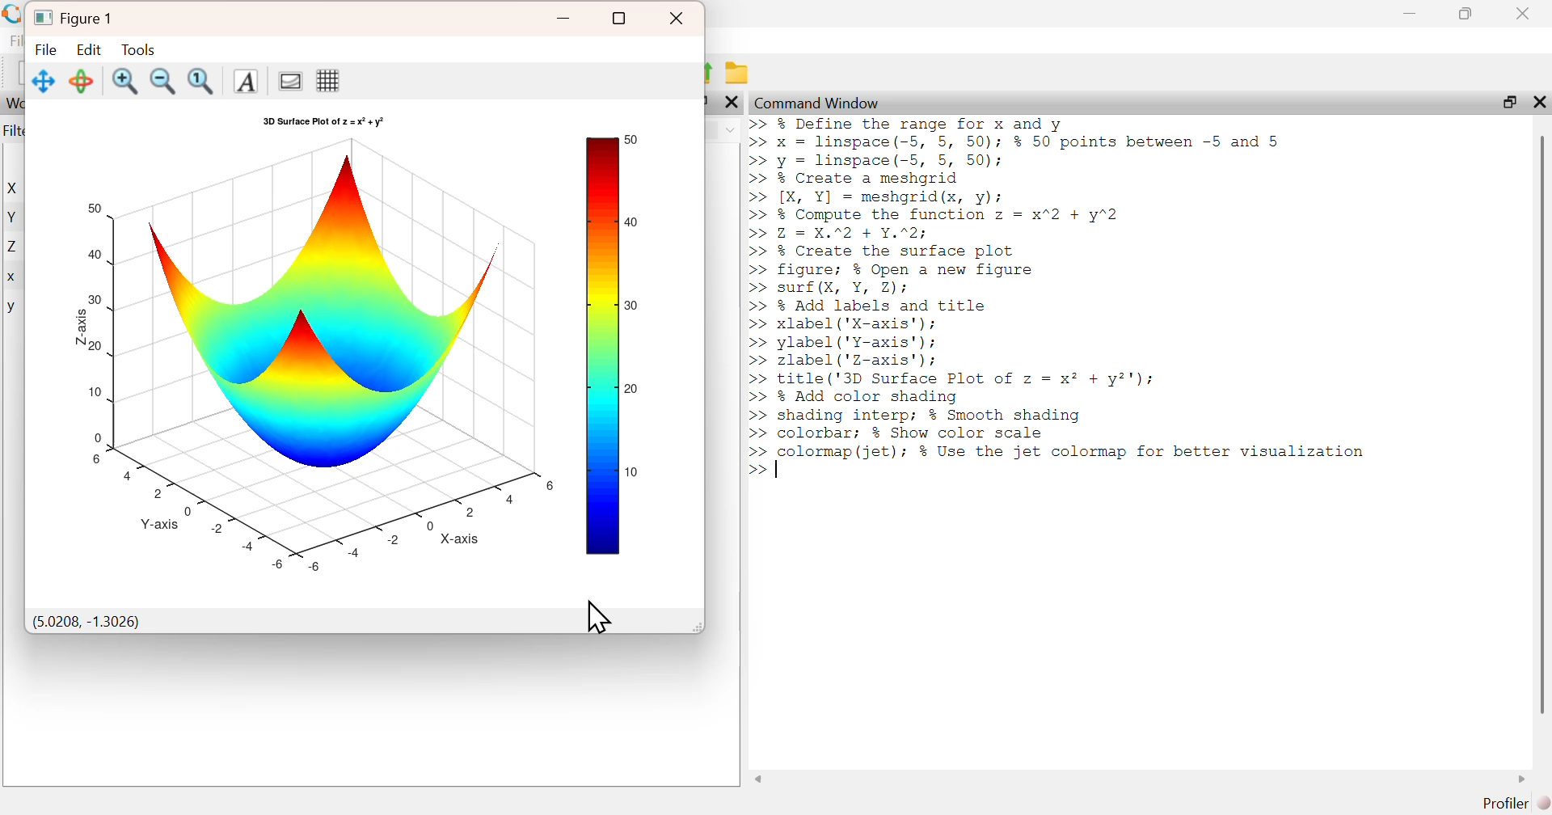 The width and height of the screenshot is (1552, 815). I want to click on close, so click(678, 19).